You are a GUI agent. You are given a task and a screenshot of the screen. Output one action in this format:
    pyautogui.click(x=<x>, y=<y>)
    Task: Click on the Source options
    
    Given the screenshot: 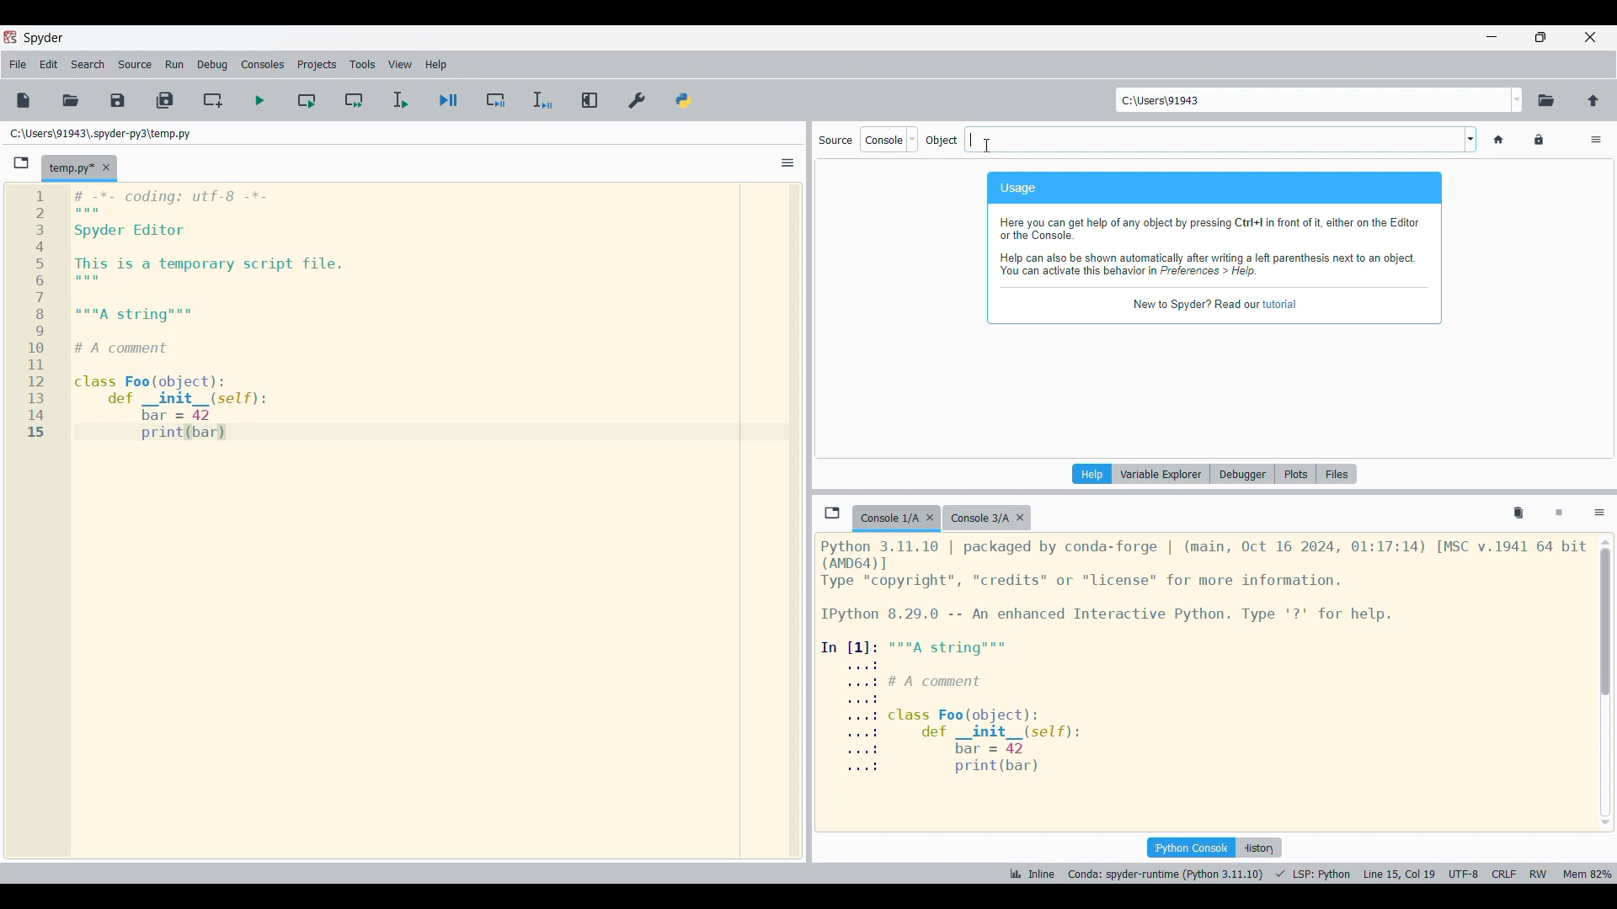 What is the action you would take?
    pyautogui.click(x=889, y=140)
    